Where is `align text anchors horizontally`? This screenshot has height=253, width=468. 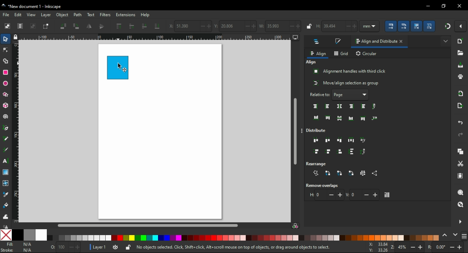
align text anchors horizontally is located at coordinates (374, 106).